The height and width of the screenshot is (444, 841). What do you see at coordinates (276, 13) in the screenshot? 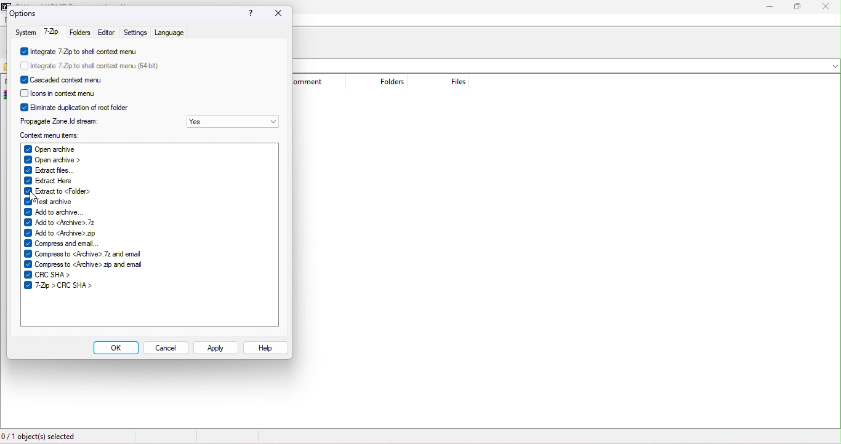
I see `close` at bounding box center [276, 13].